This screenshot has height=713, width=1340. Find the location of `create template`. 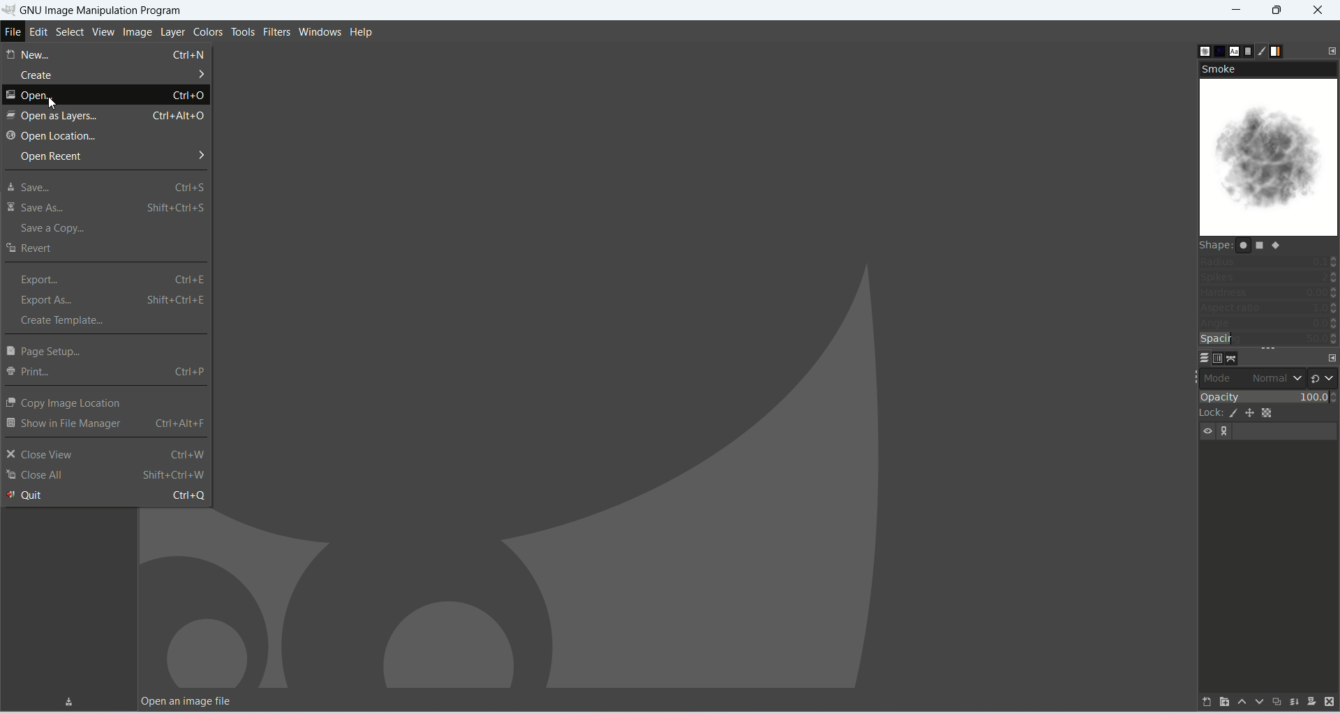

create template is located at coordinates (64, 320).